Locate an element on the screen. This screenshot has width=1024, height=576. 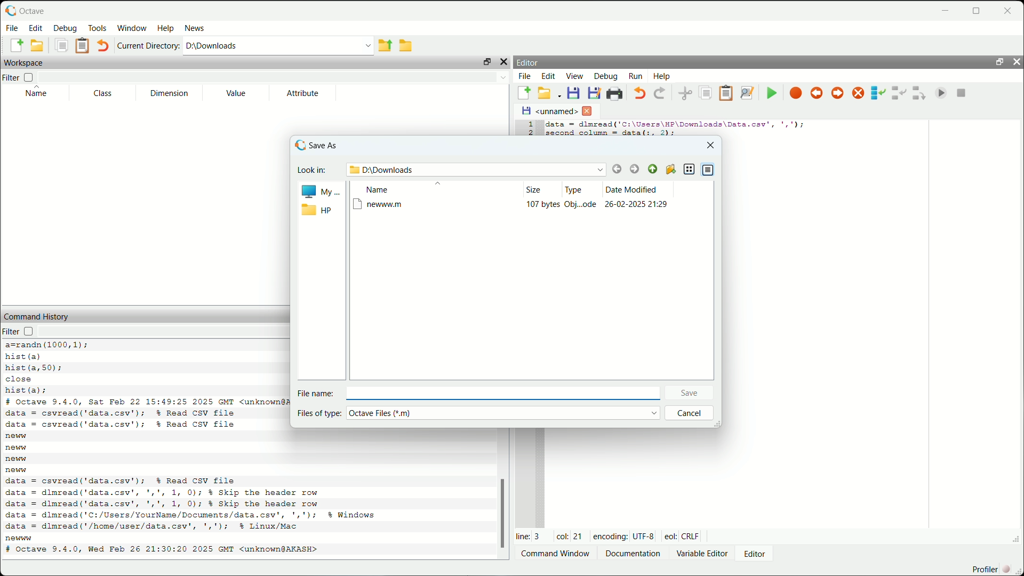
window is located at coordinates (132, 28).